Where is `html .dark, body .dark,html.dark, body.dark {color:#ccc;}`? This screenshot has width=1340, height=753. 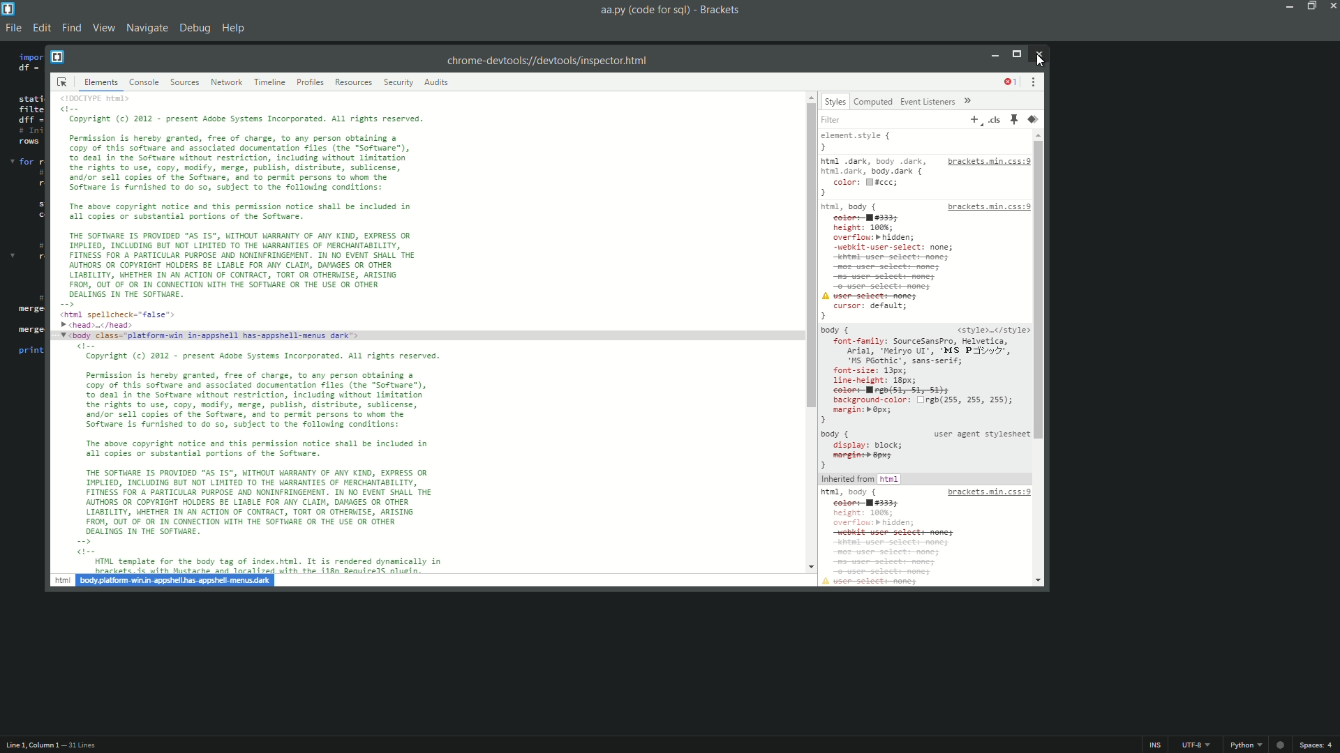
html .dark, body .dark,html.dark, body.dark {color:#ccc;} is located at coordinates (875, 177).